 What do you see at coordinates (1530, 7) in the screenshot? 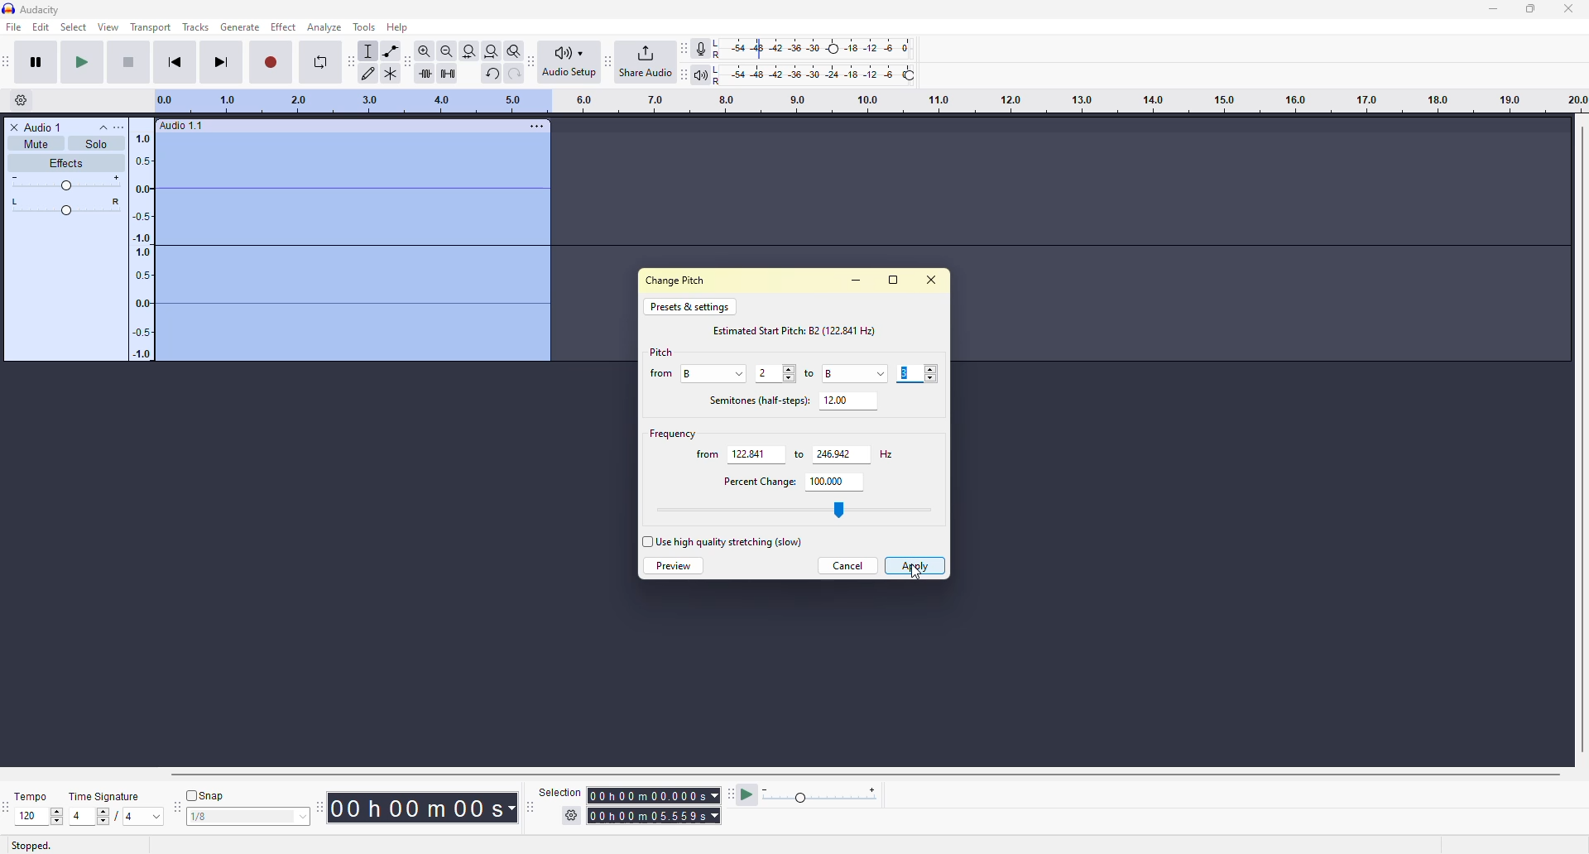
I see `maximize` at bounding box center [1530, 7].